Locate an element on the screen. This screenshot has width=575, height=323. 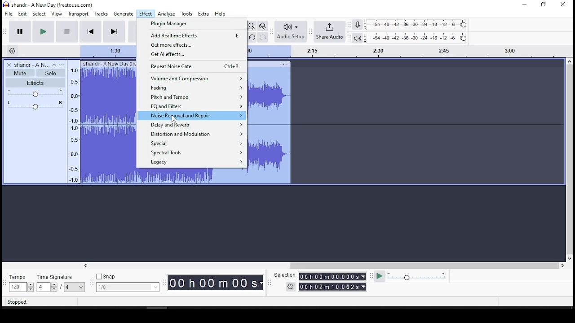
audio name is located at coordinates (31, 64).